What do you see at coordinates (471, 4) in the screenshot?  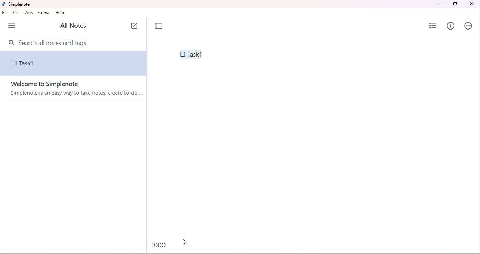 I see `close` at bounding box center [471, 4].